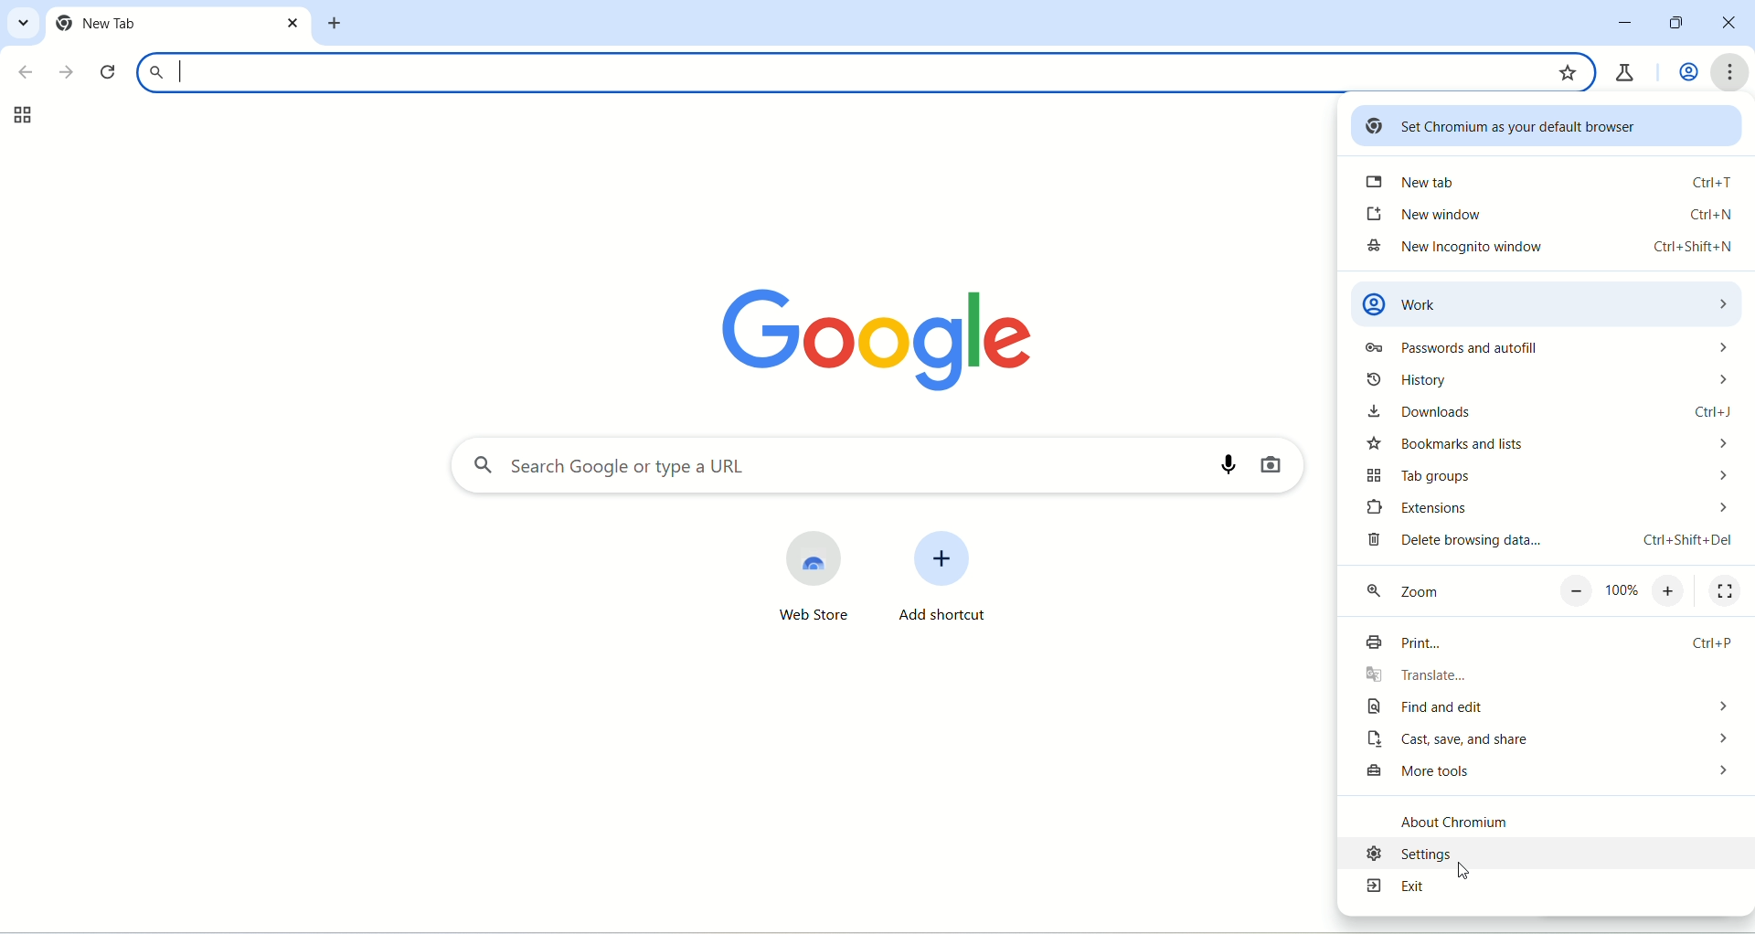  What do you see at coordinates (1548, 128) in the screenshot?
I see `set chromium as your default browser` at bounding box center [1548, 128].